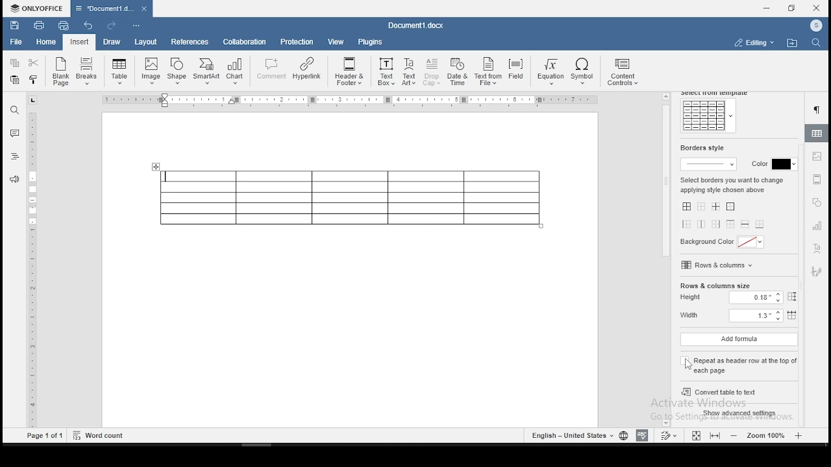  Describe the element at coordinates (408, 73) in the screenshot. I see `TextArt` at that location.